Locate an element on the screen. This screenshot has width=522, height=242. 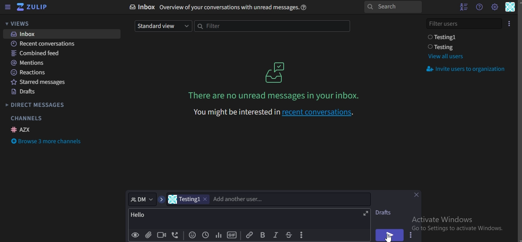
reactions is located at coordinates (29, 72).